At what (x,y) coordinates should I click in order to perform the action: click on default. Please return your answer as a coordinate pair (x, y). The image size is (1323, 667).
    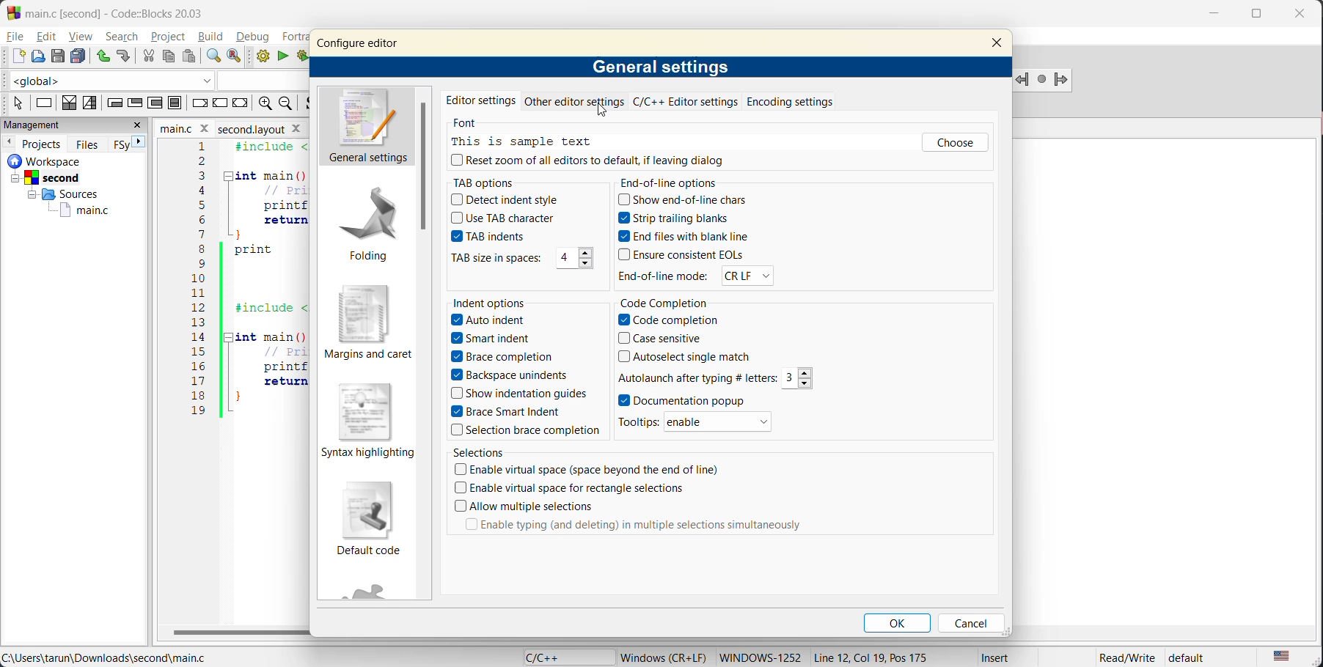
    Looking at the image, I should click on (1195, 657).